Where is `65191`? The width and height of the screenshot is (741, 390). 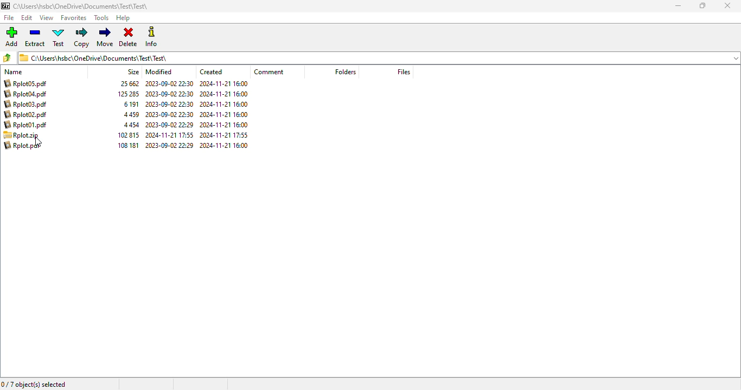 65191 is located at coordinates (132, 104).